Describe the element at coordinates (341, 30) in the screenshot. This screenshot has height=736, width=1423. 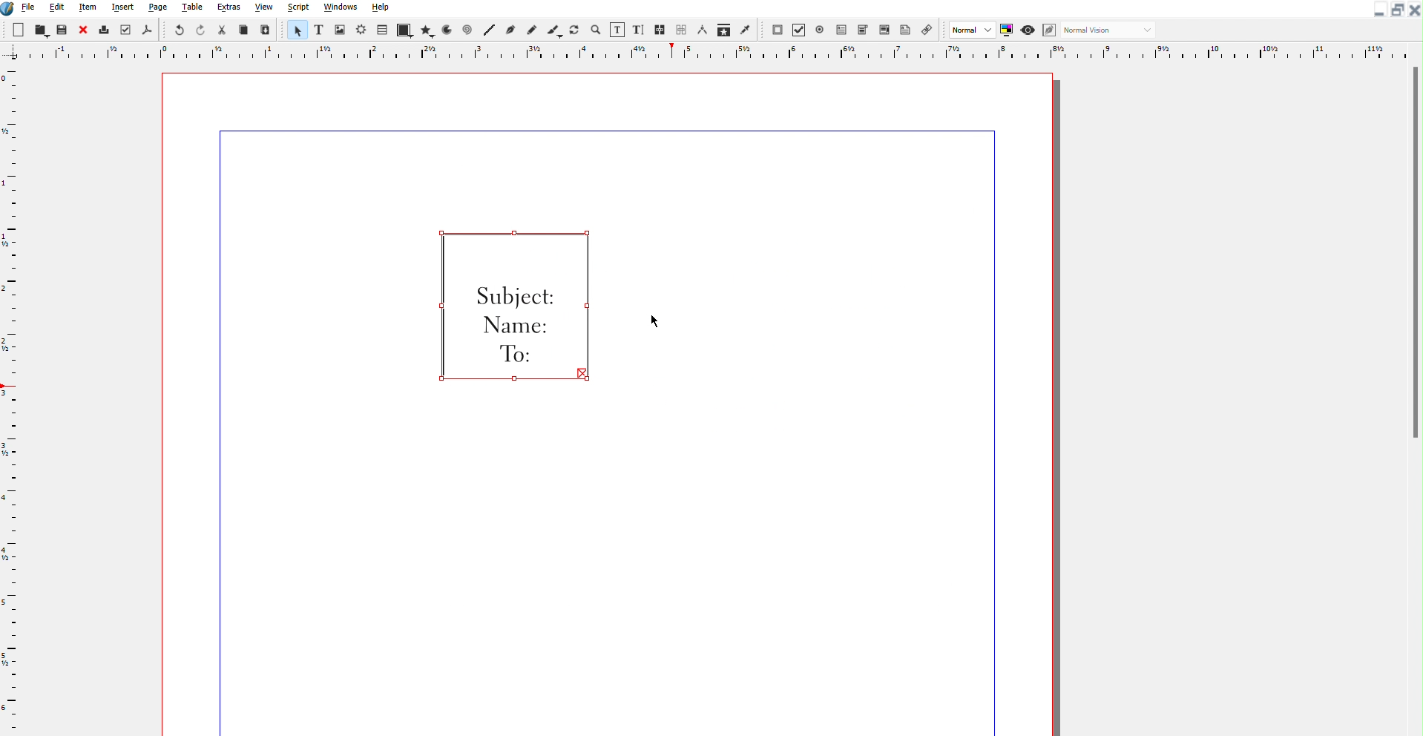
I see `Image` at that location.